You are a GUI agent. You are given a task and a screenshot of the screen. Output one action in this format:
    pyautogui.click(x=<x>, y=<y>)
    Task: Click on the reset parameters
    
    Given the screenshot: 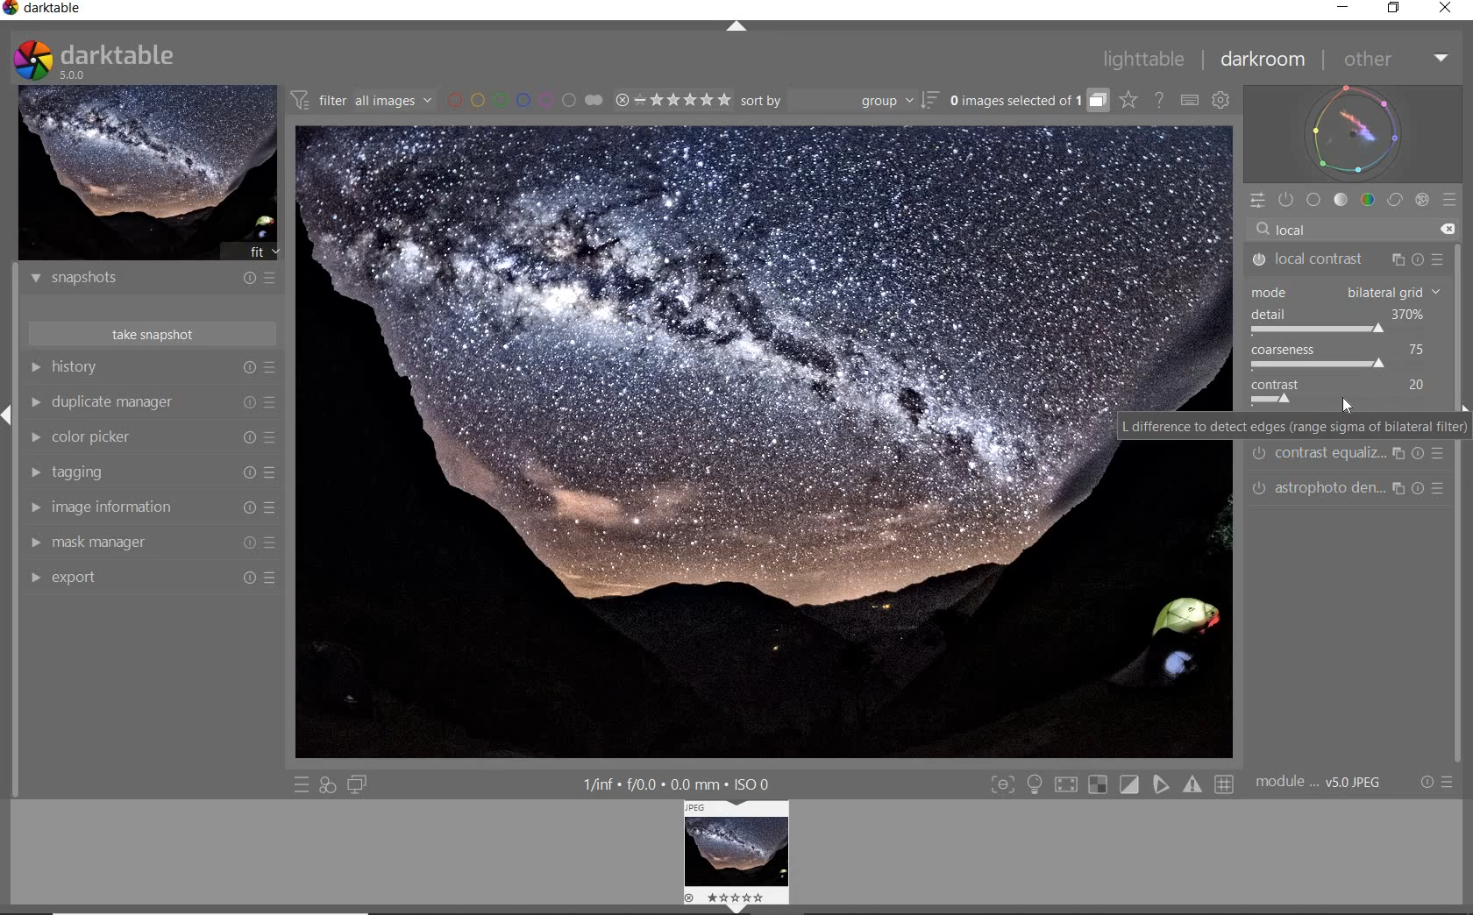 What is the action you would take?
    pyautogui.click(x=1443, y=452)
    